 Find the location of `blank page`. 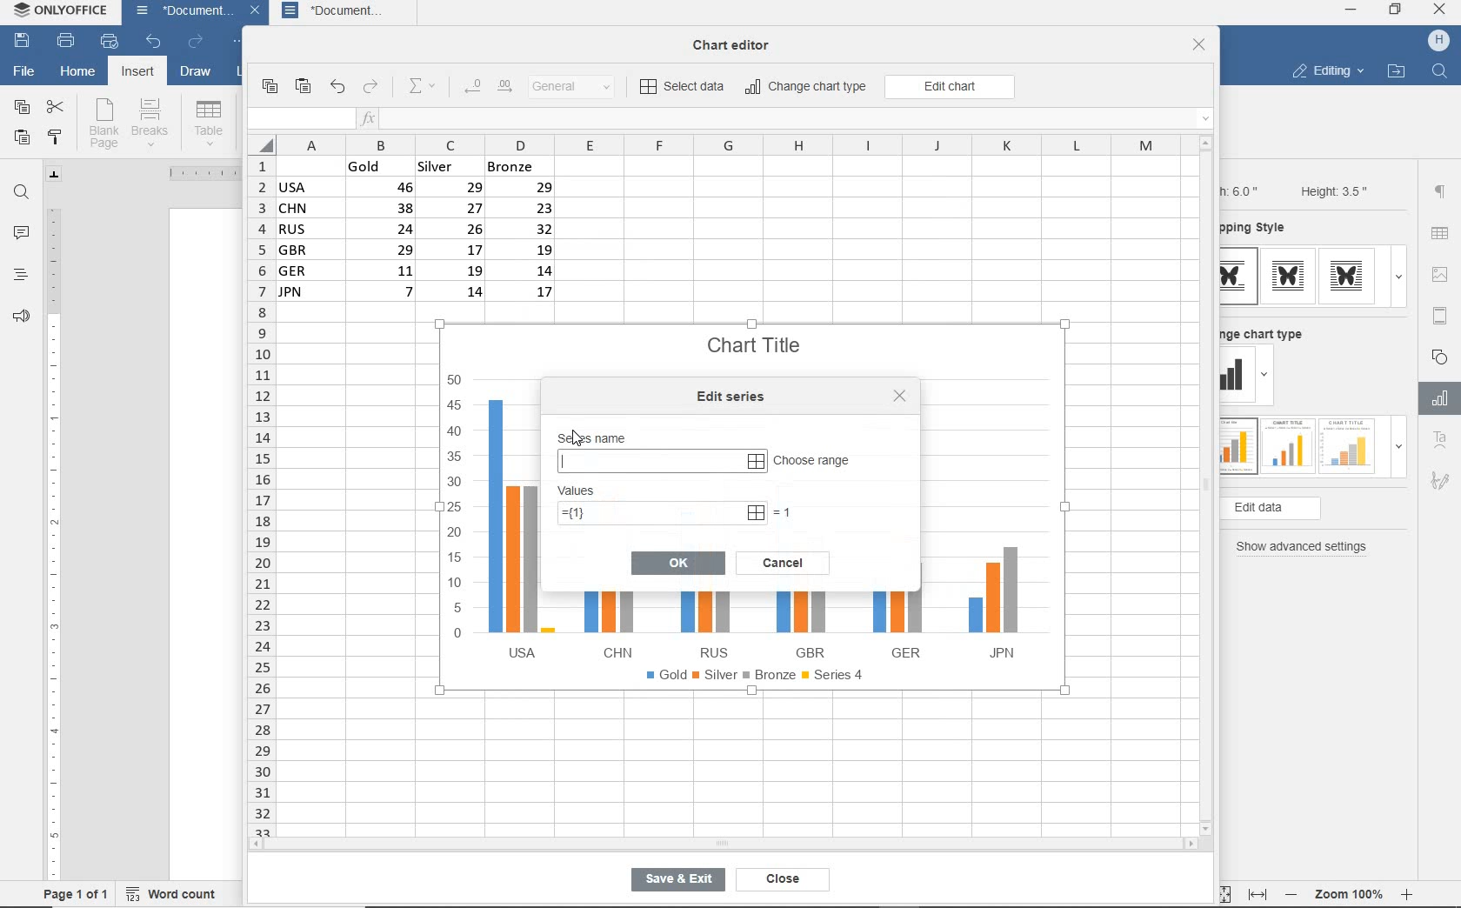

blank page is located at coordinates (103, 124).